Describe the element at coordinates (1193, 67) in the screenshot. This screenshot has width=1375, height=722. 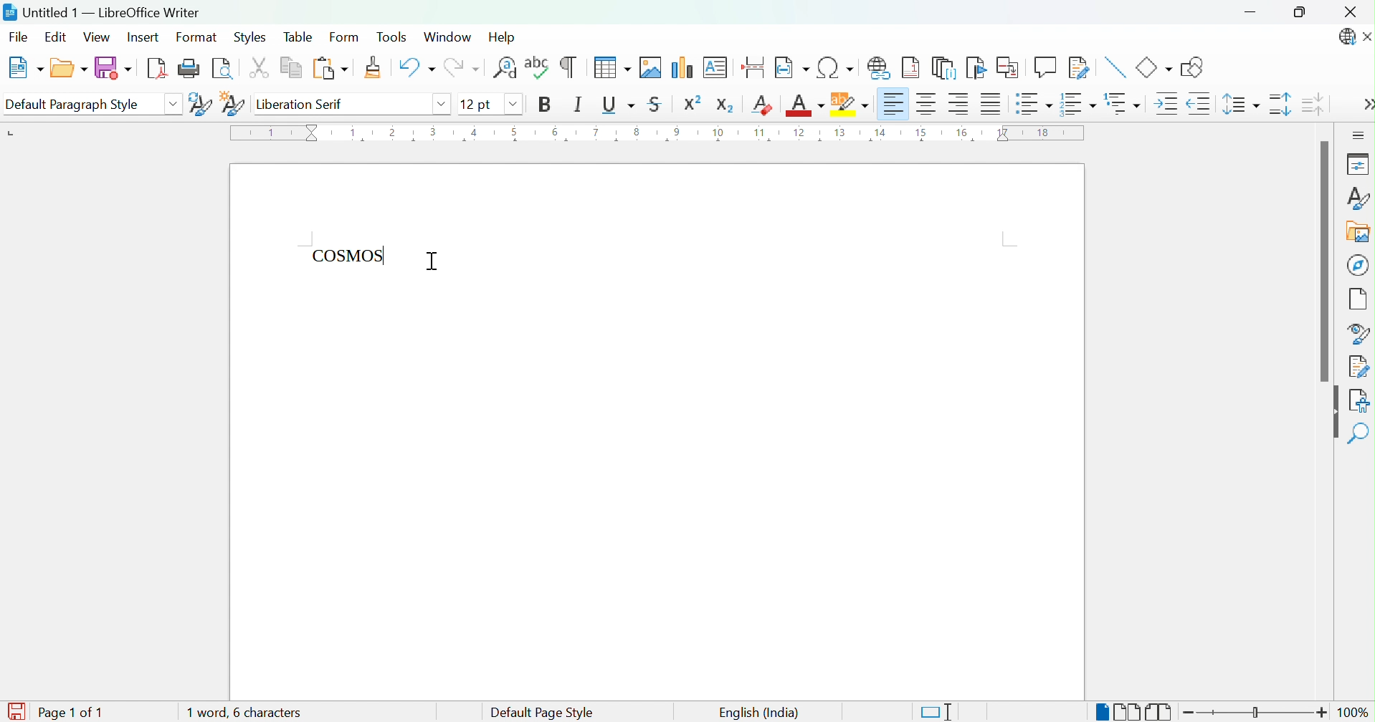
I see `Draw Basic Shapes` at that location.